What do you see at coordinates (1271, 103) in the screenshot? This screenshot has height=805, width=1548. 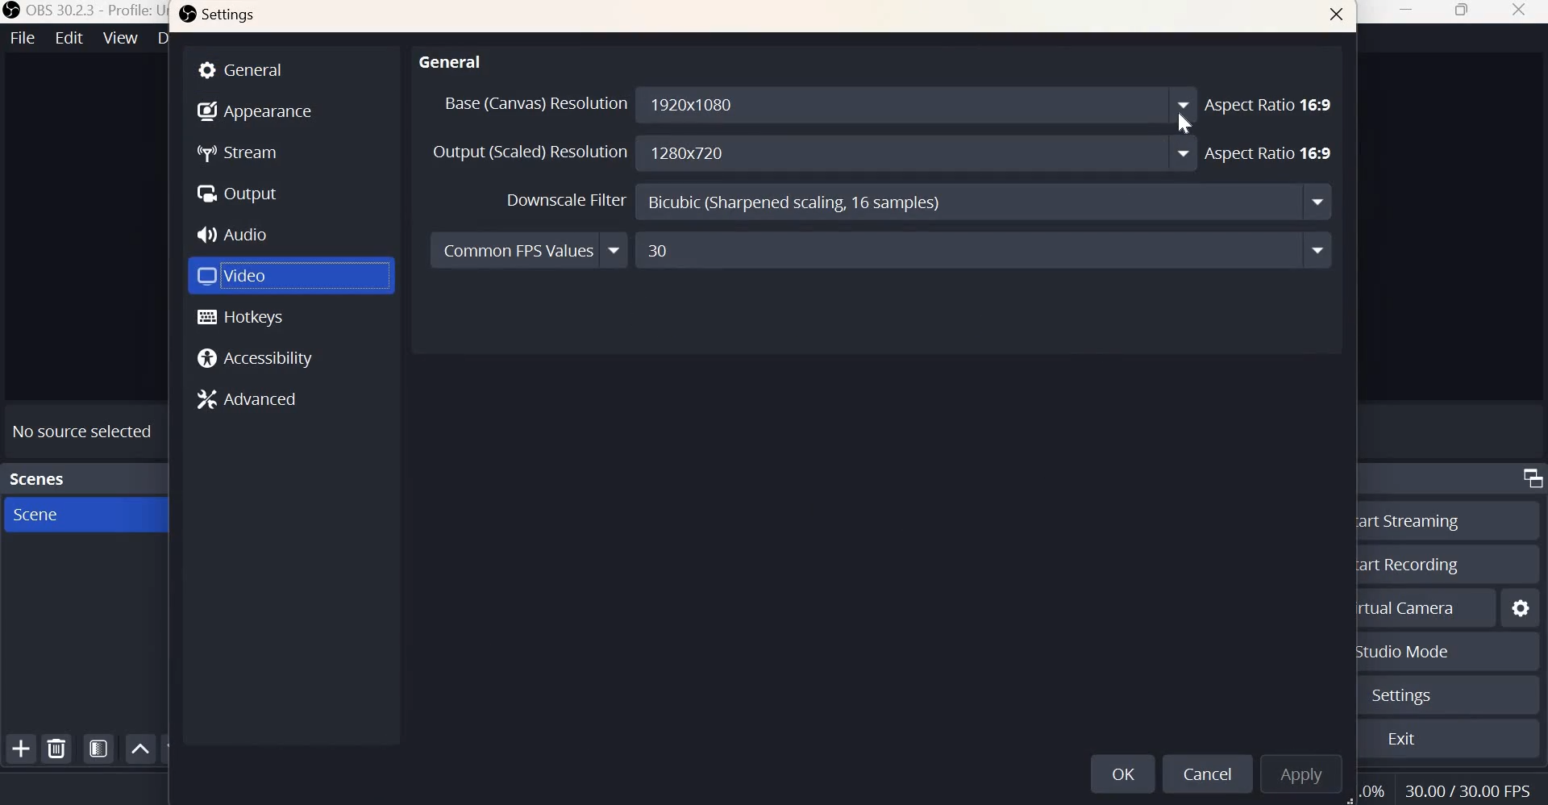 I see `Aspect 16:9` at bounding box center [1271, 103].